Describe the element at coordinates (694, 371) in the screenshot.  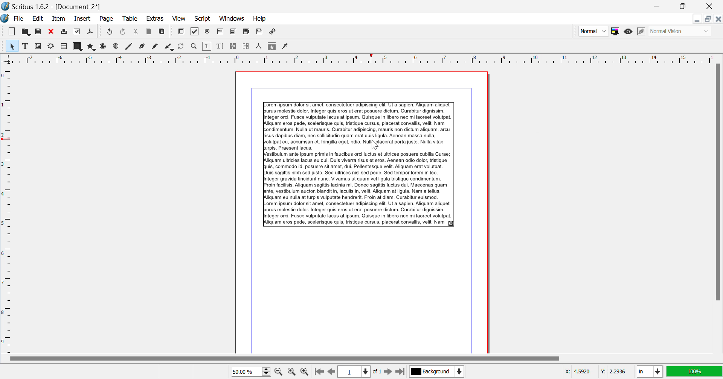
I see `Display Appearance` at that location.